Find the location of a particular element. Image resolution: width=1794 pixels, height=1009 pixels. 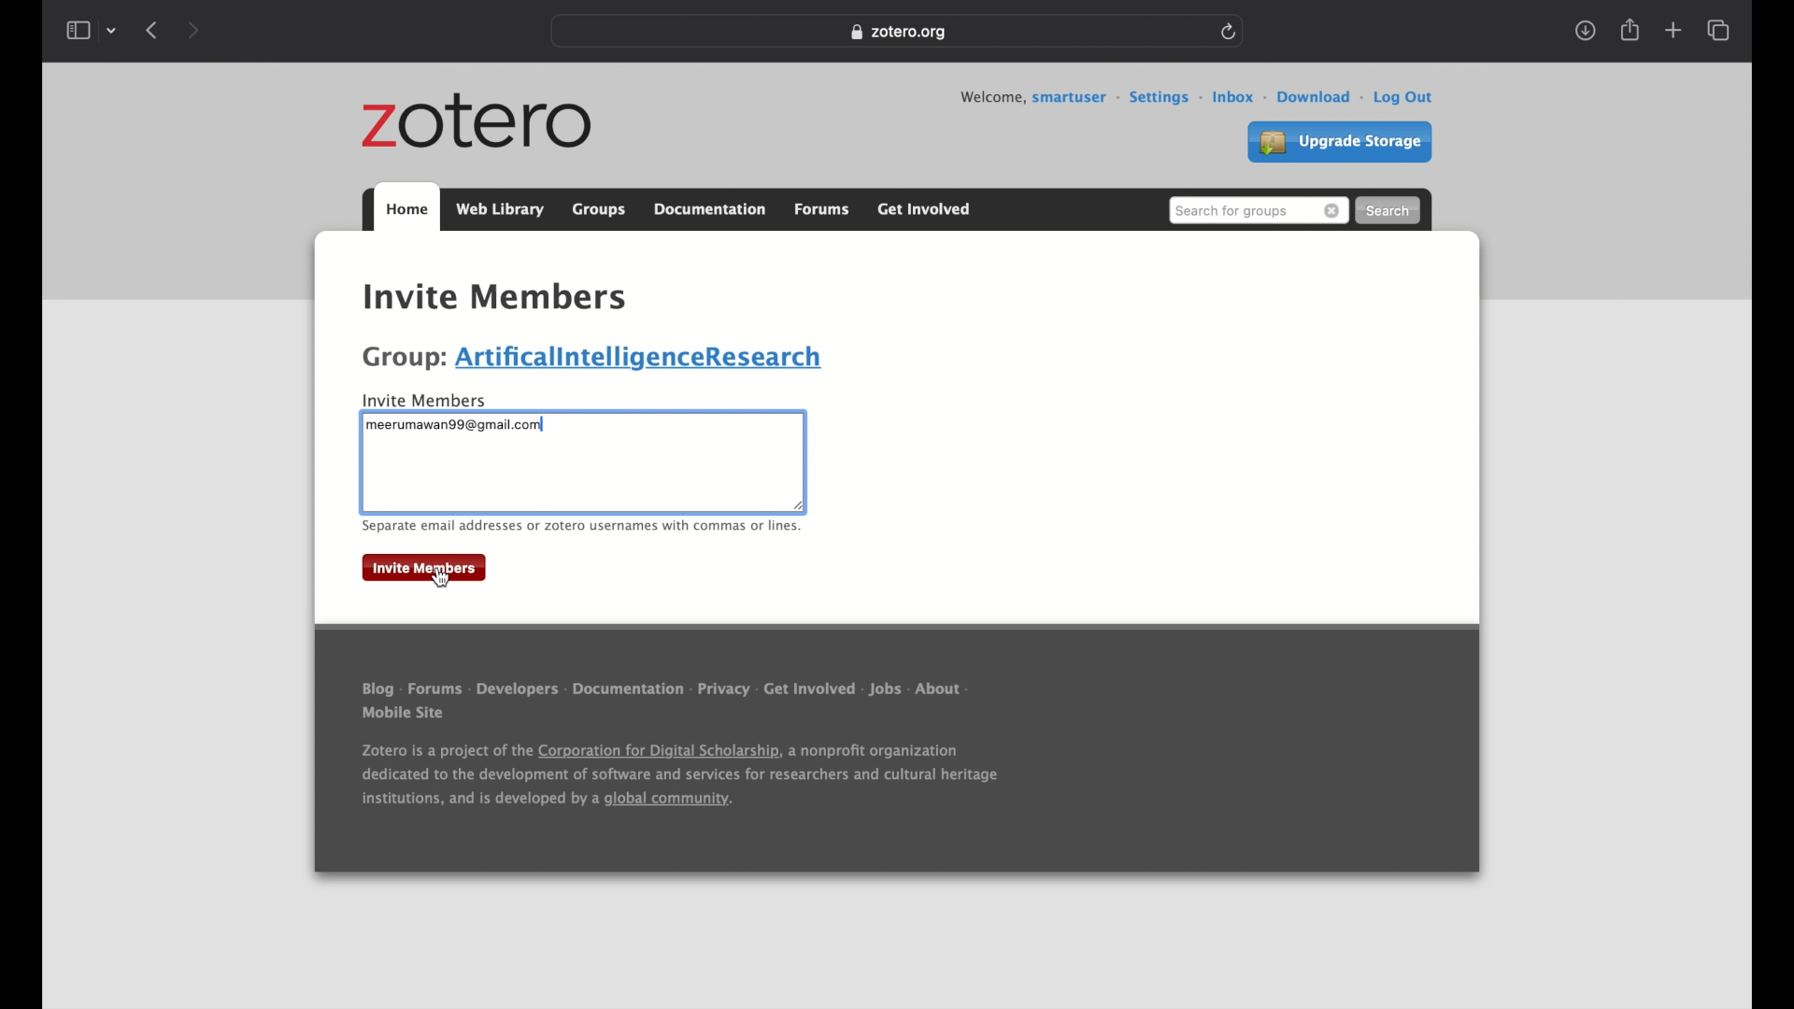

highlighted text boundary is located at coordinates (583, 514).